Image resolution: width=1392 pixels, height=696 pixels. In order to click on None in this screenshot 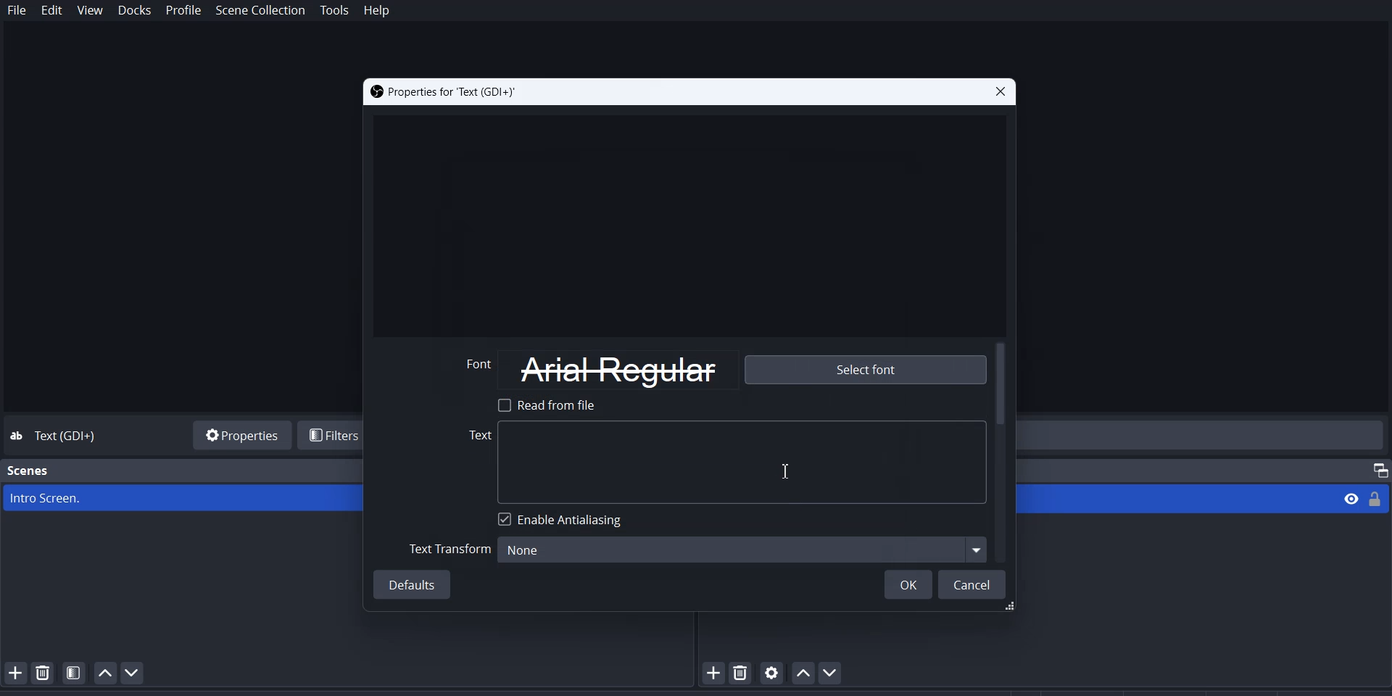, I will do `click(743, 550)`.